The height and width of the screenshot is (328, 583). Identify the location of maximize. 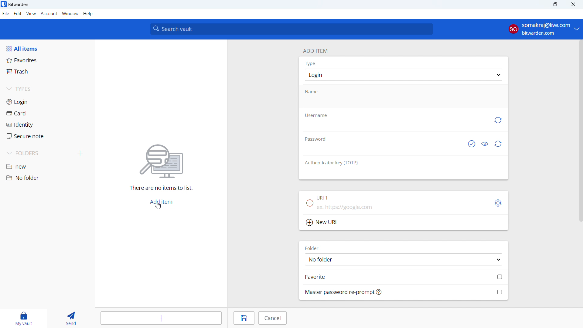
(555, 5).